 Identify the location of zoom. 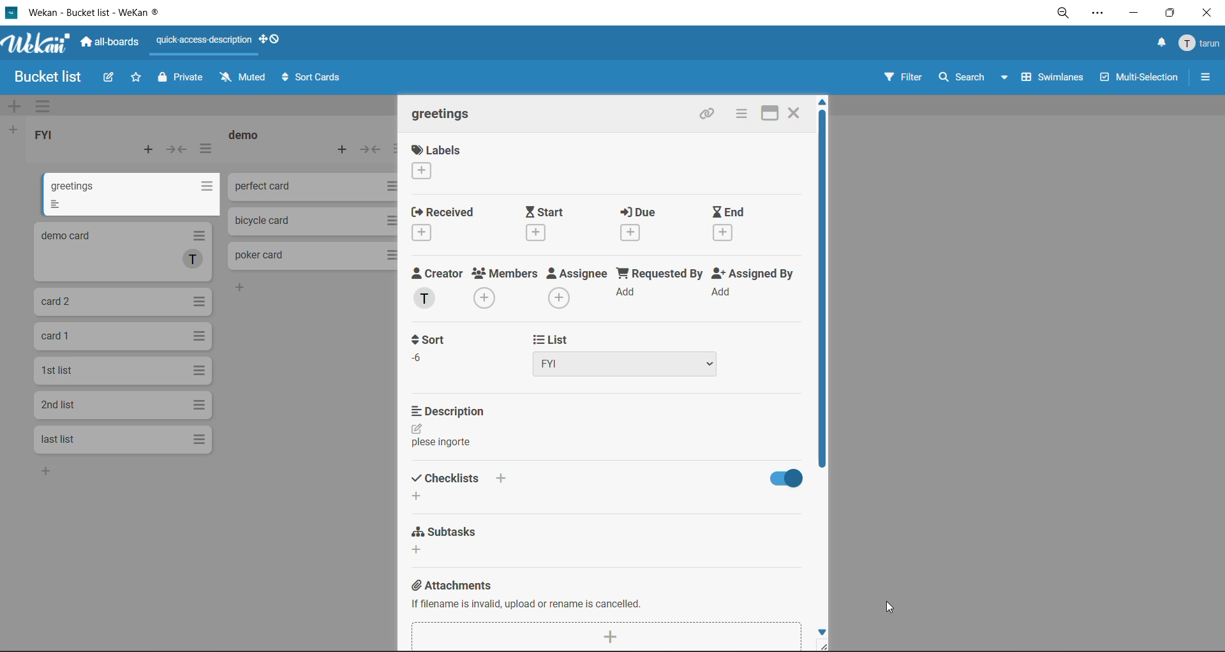
(1062, 15).